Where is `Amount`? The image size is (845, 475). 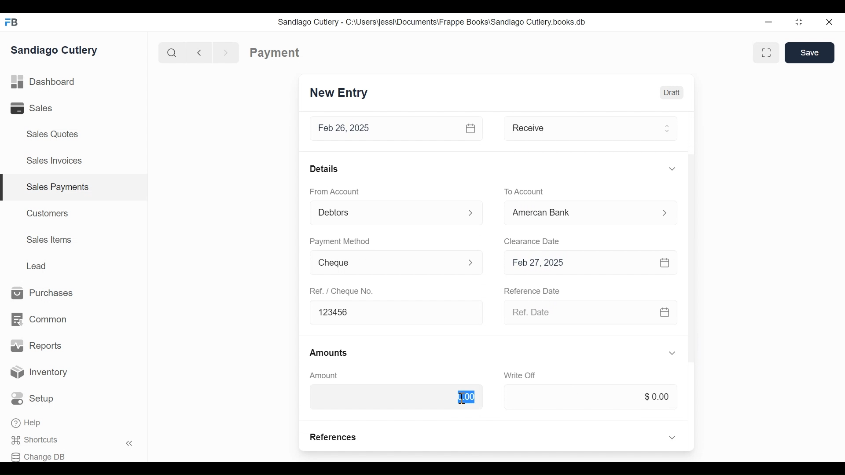 Amount is located at coordinates (324, 375).